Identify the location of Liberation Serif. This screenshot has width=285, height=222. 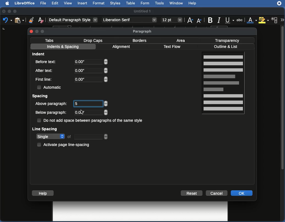
(129, 20).